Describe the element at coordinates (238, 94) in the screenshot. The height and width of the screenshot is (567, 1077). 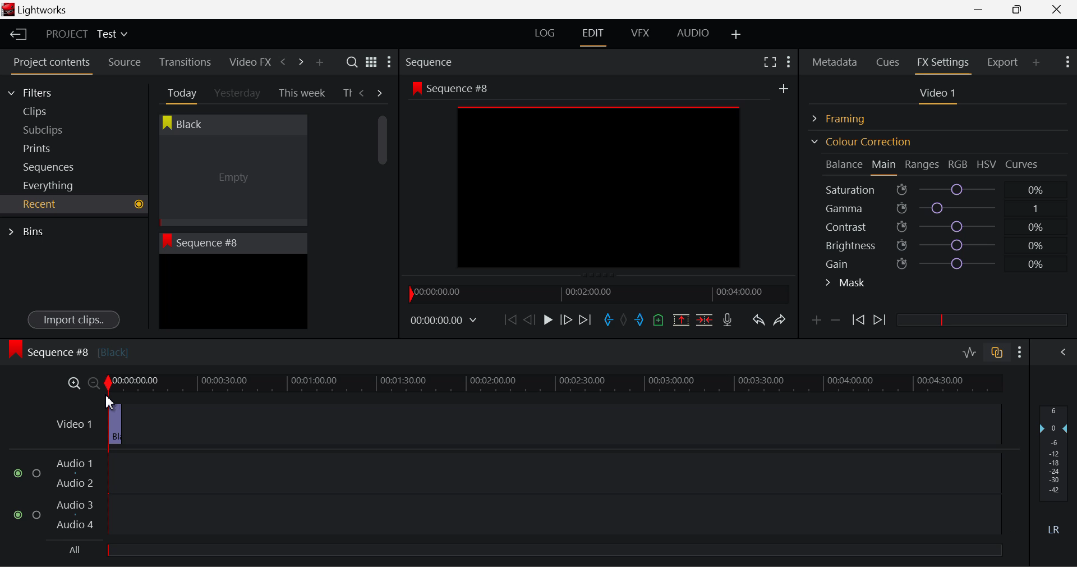
I see `Yesterday Tab` at that location.